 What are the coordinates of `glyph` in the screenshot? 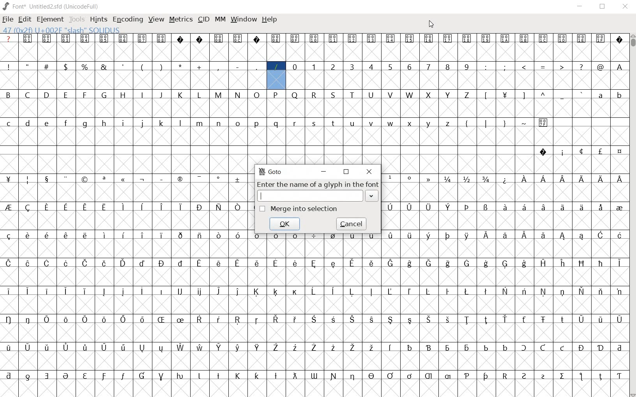 It's located at (257, 39).